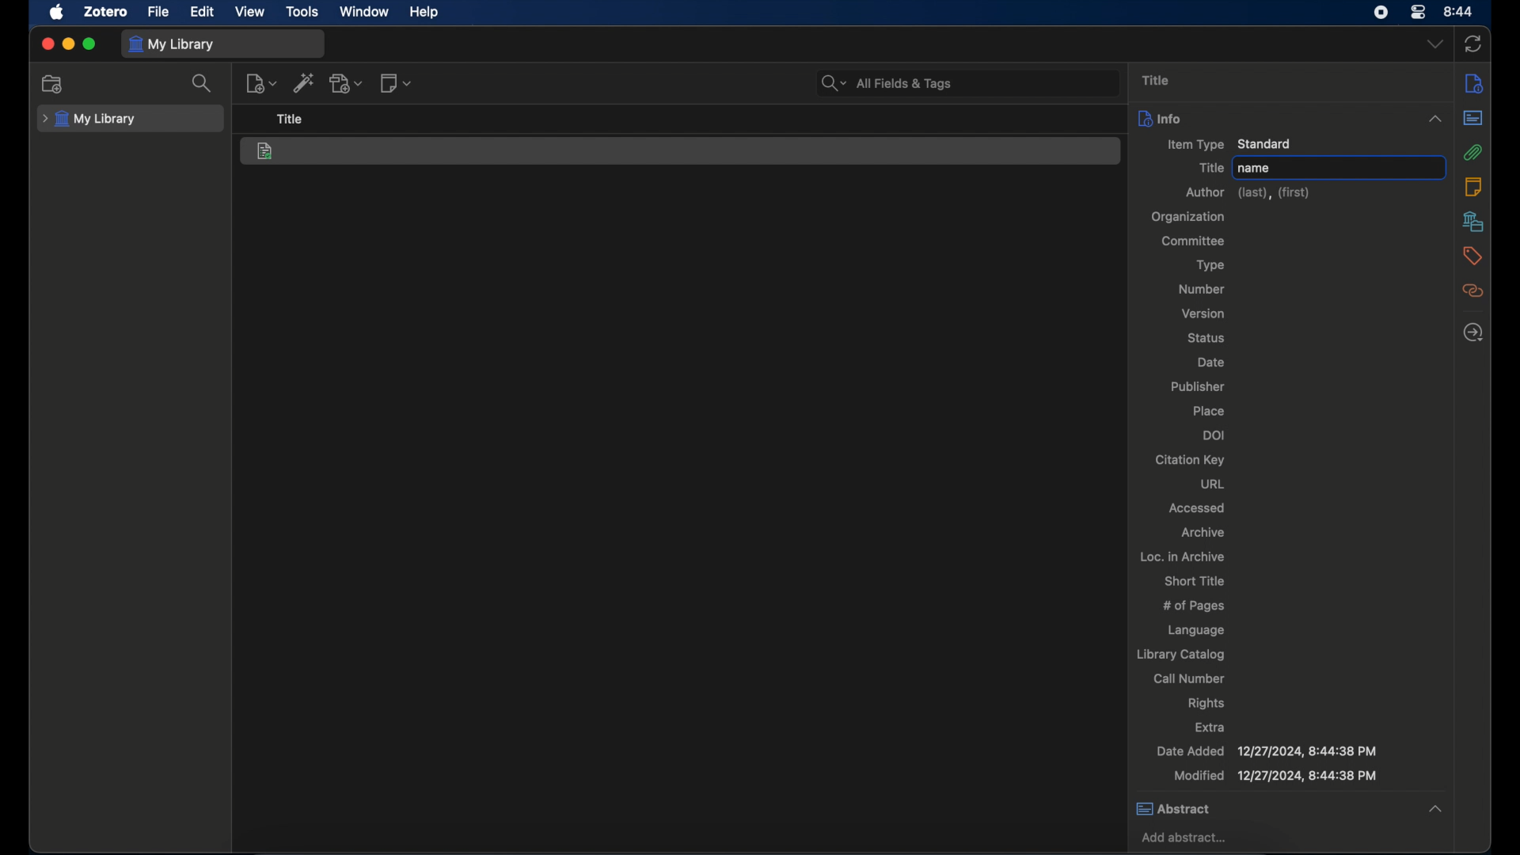 This screenshot has width=1520, height=855. What do you see at coordinates (47, 44) in the screenshot?
I see `close` at bounding box center [47, 44].